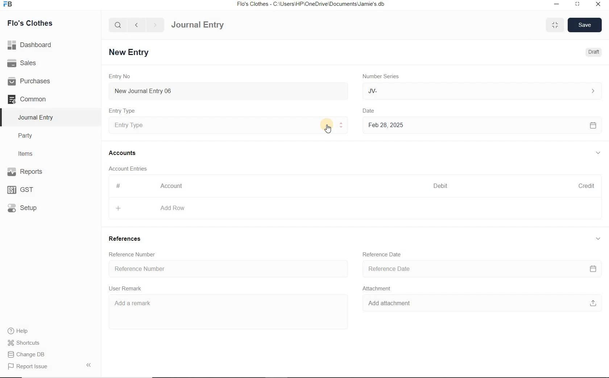  I want to click on collapse, so click(597, 239).